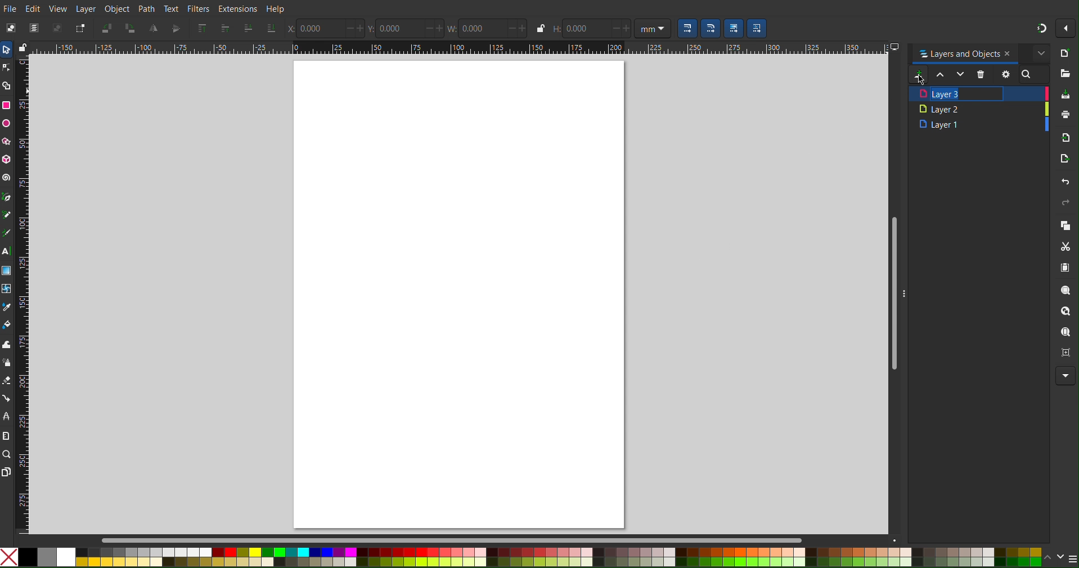  I want to click on More options, so click(1065, 27).